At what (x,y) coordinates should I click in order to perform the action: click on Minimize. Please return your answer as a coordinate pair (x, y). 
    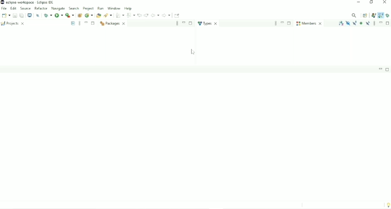
    Looking at the image, I should click on (381, 69).